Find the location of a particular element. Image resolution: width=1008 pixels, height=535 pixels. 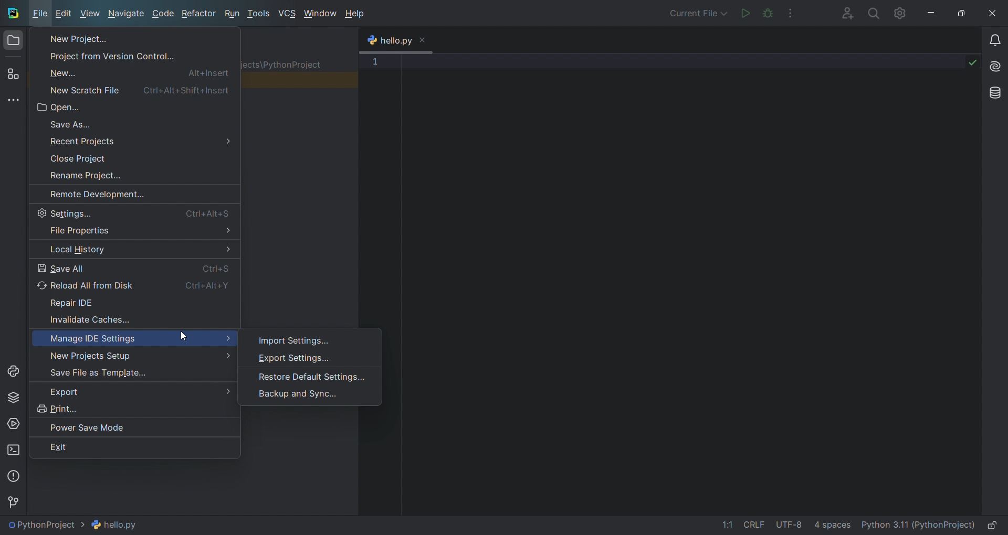

python console is located at coordinates (12, 372).